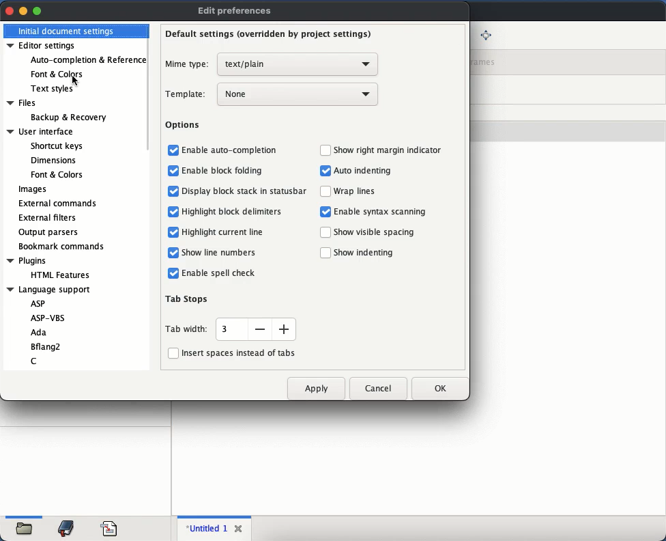  I want to click on Font & Colors, so click(56, 174).